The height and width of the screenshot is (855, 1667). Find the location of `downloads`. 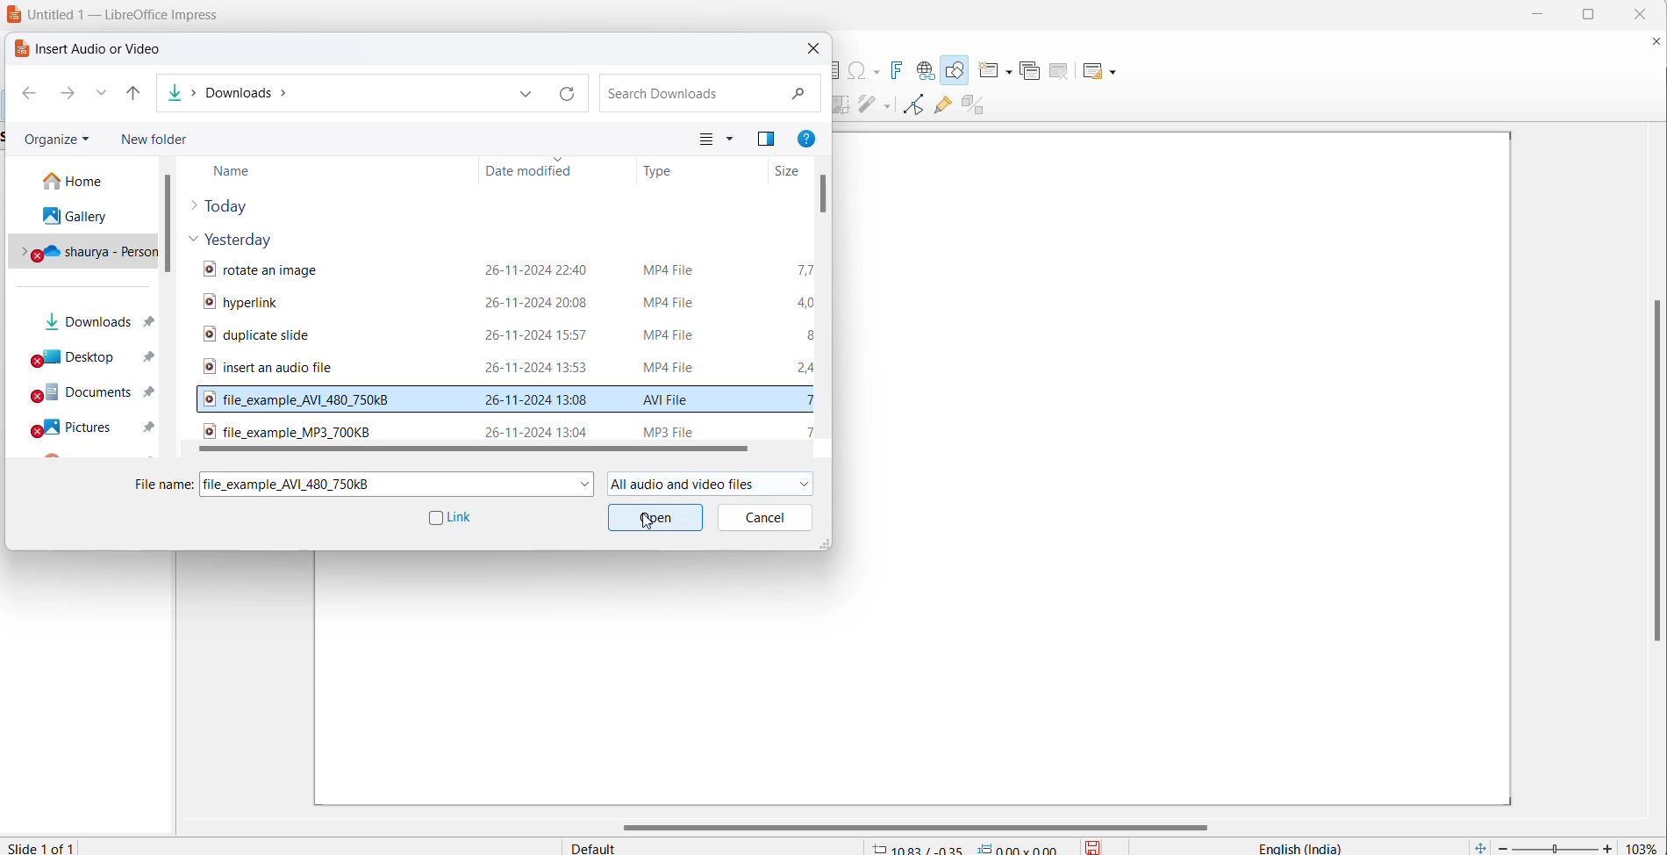

downloads is located at coordinates (98, 321).